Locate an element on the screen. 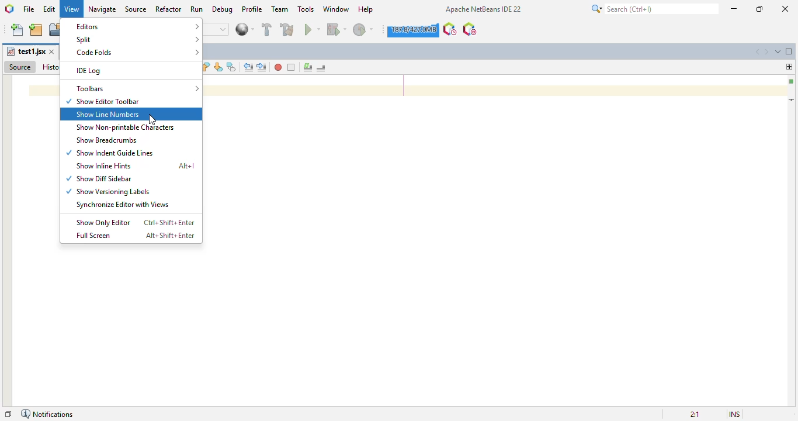 Image resolution: width=798 pixels, height=421 pixels. profile the IDE is located at coordinates (450, 29).